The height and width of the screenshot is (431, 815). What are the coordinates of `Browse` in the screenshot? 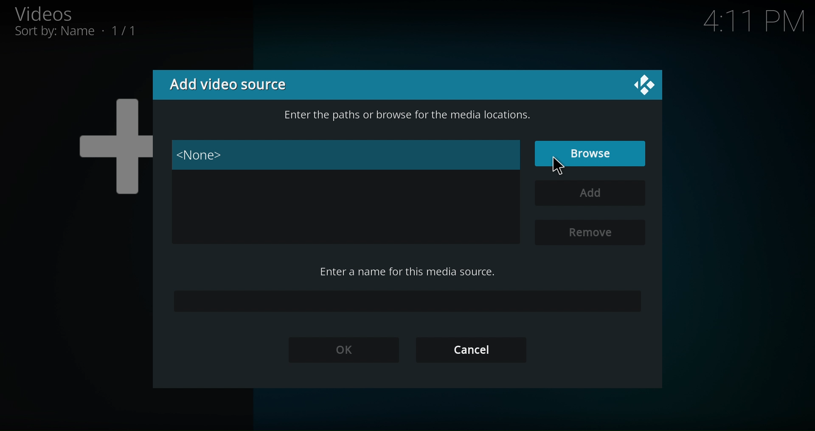 It's located at (590, 153).